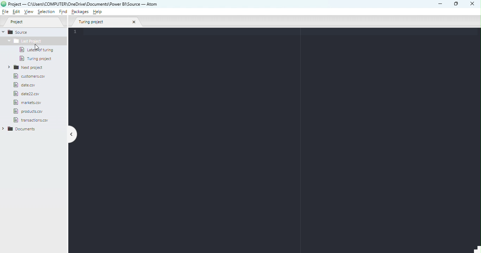 This screenshot has height=253, width=481. I want to click on Find, so click(64, 12).